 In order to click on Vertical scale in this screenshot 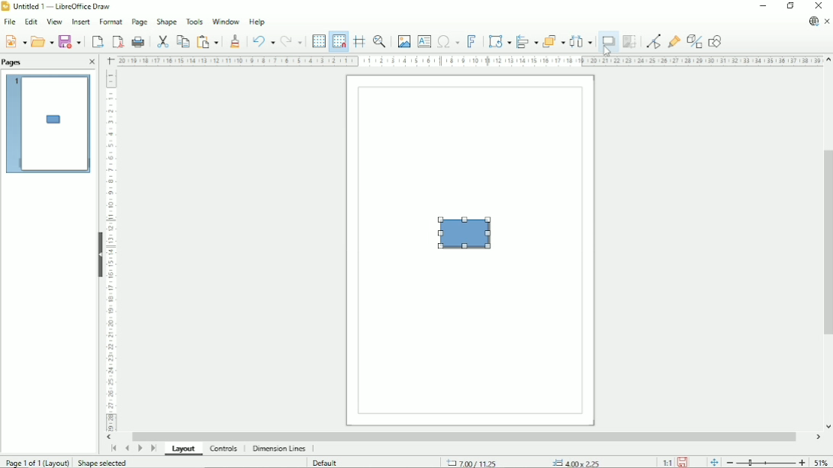, I will do `click(111, 249)`.